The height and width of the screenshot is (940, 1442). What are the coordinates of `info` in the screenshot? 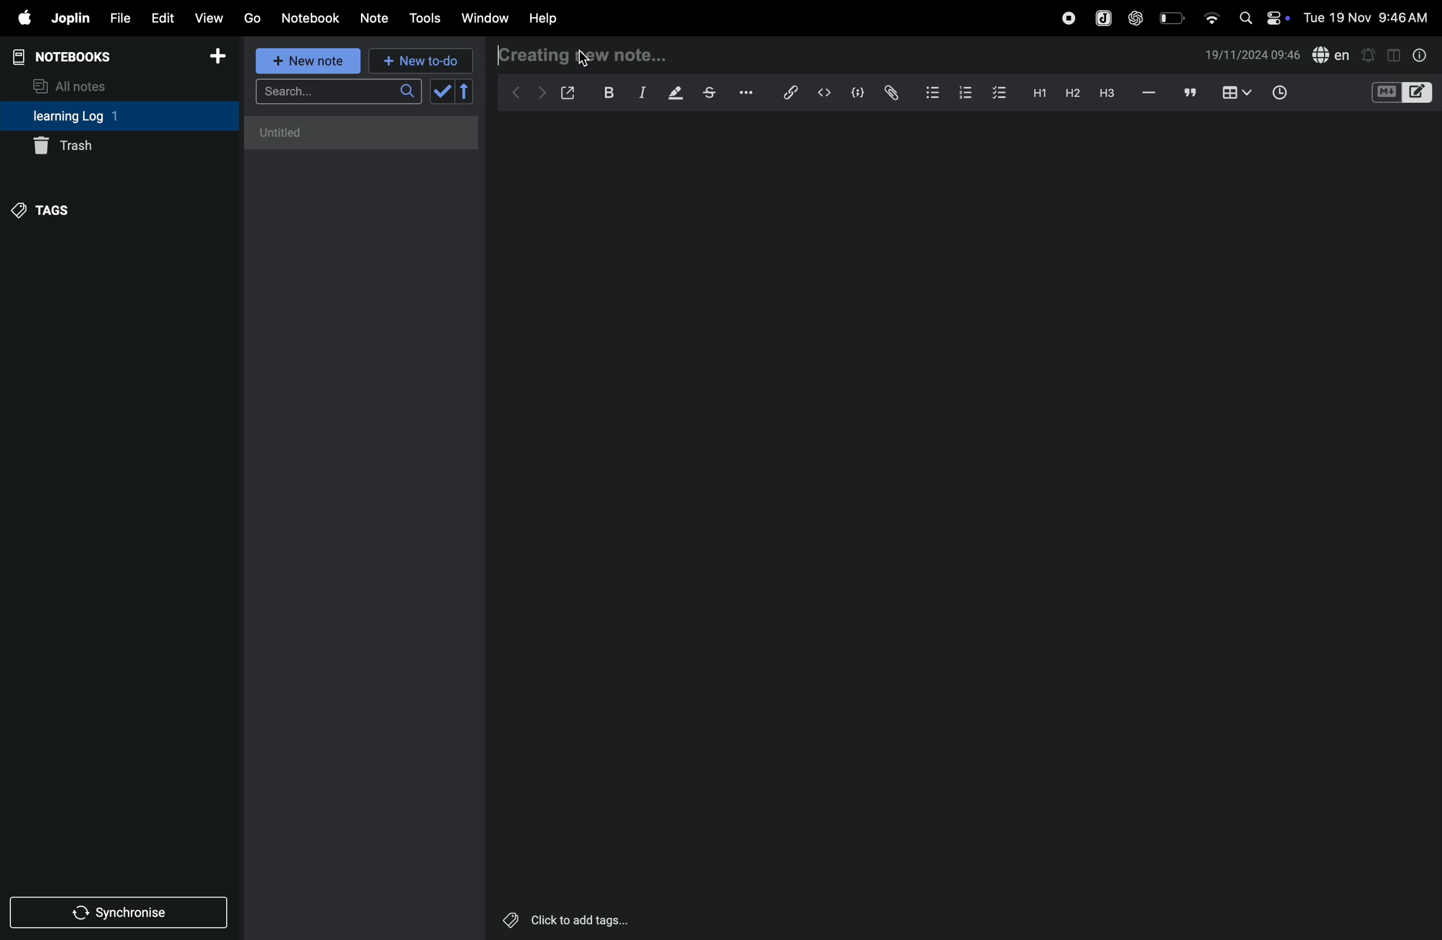 It's located at (1418, 55).